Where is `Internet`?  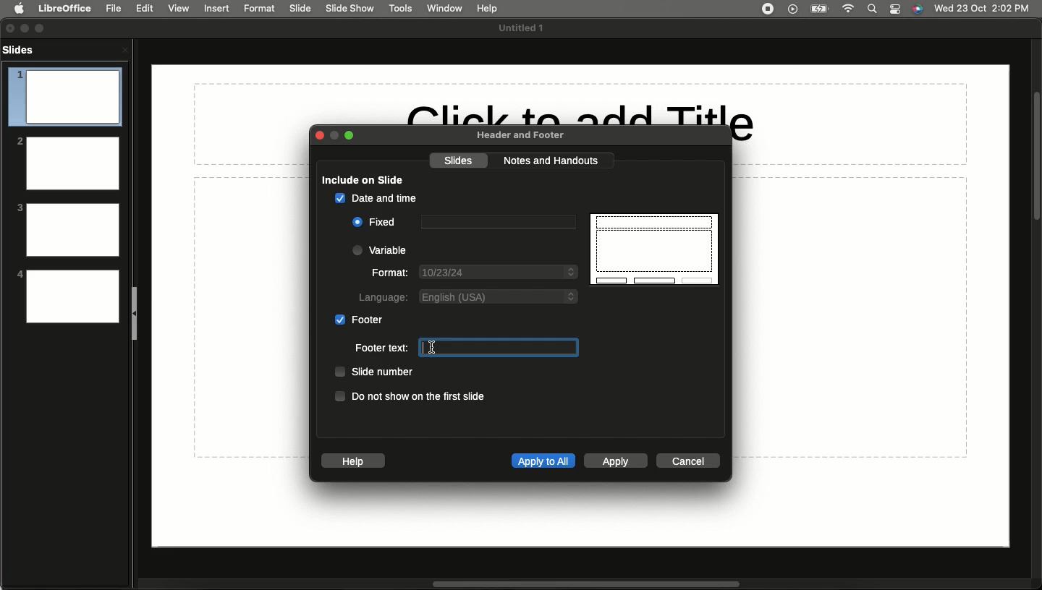 Internet is located at coordinates (850, 9).